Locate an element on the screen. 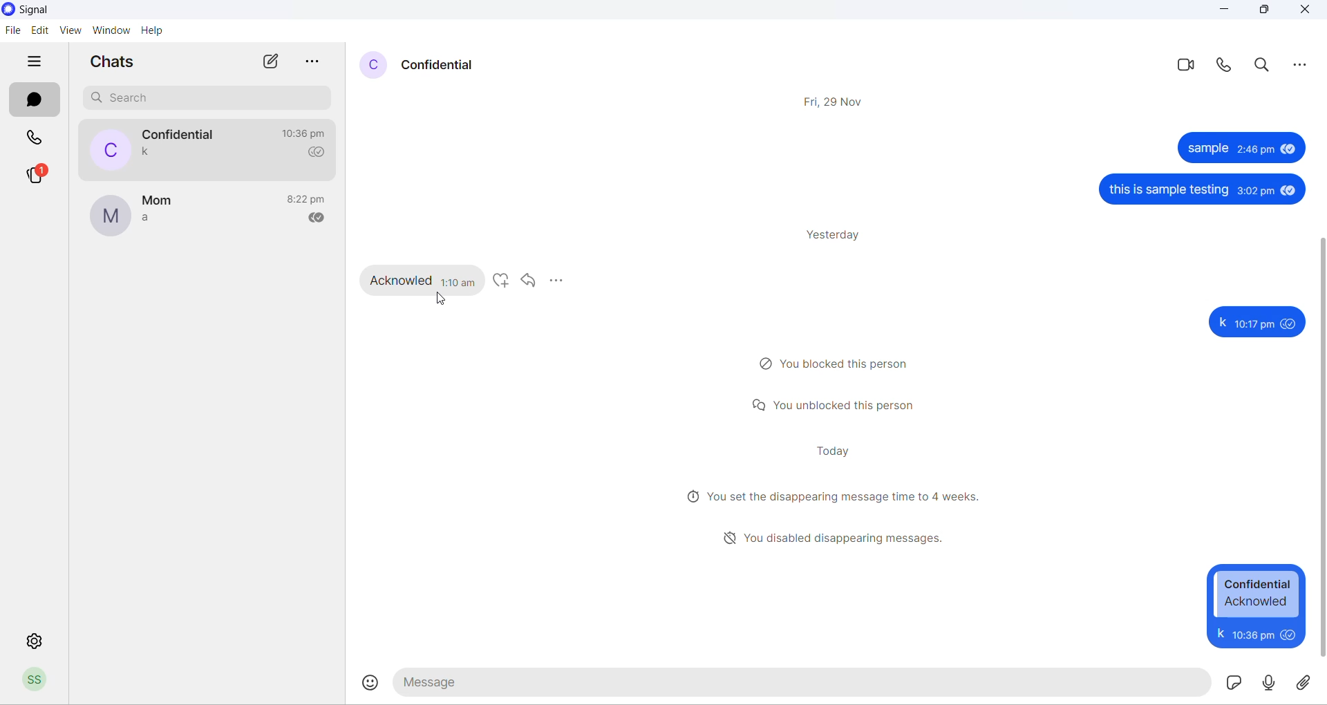 The height and width of the screenshot is (705, 1327). more options is located at coordinates (312, 61).